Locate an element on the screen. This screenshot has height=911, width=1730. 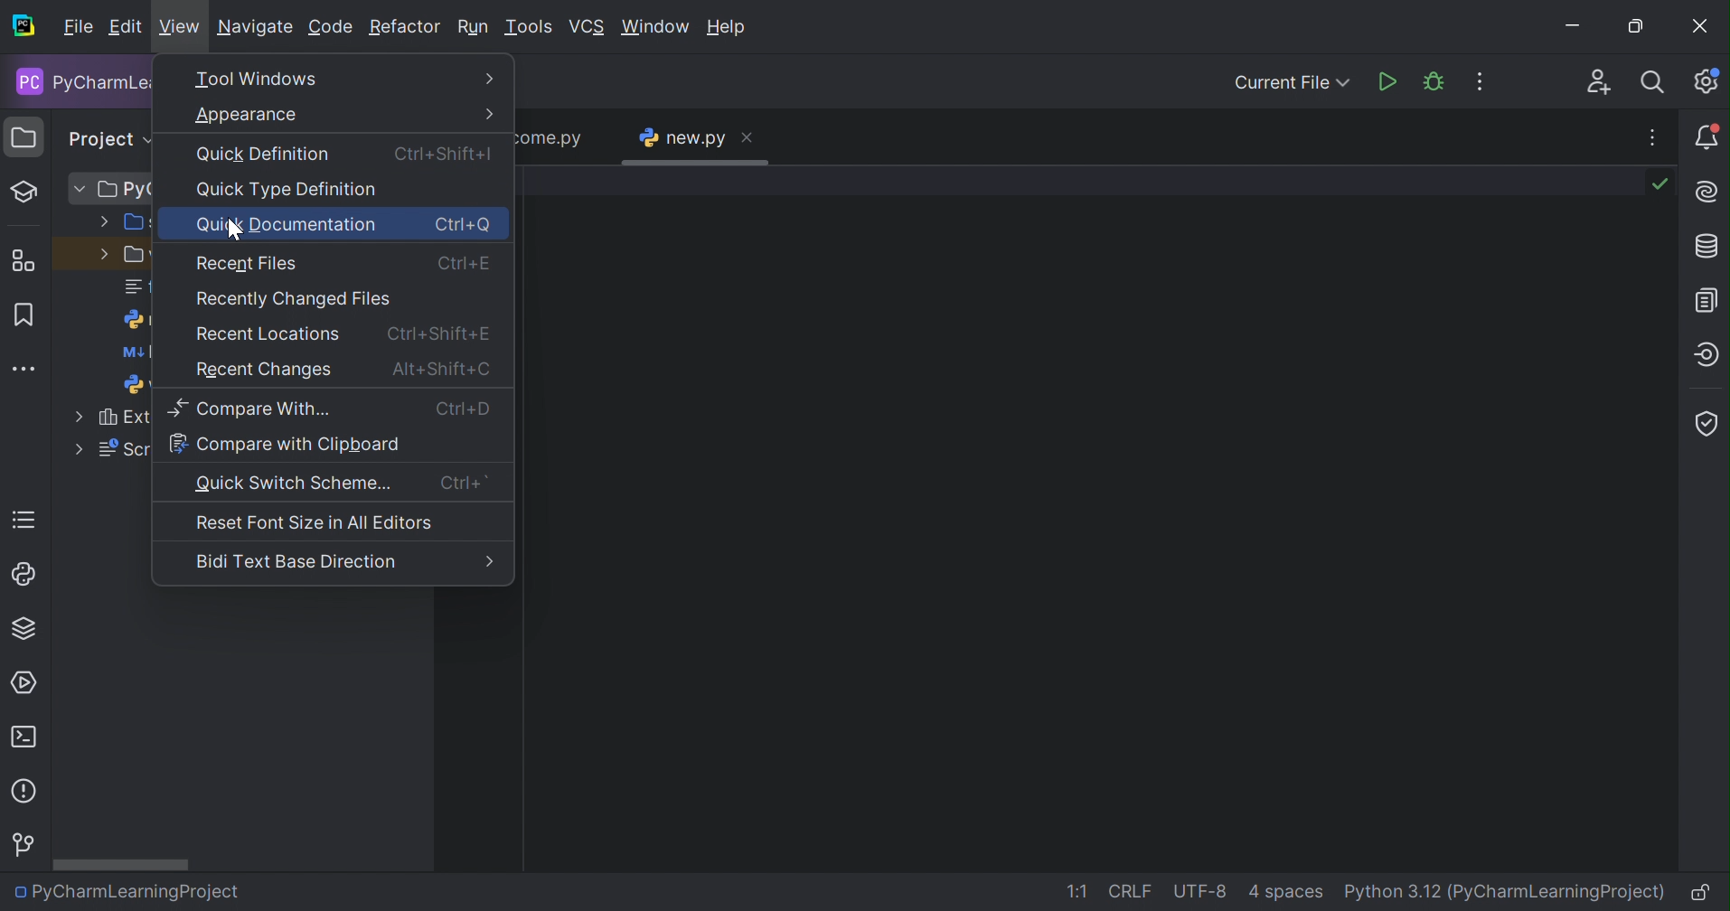
Run is located at coordinates (475, 28).